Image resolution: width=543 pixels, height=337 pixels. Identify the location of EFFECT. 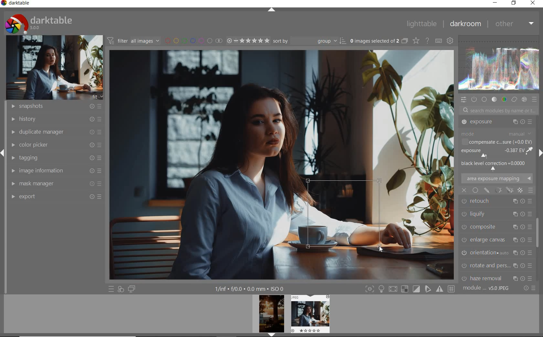
(524, 99).